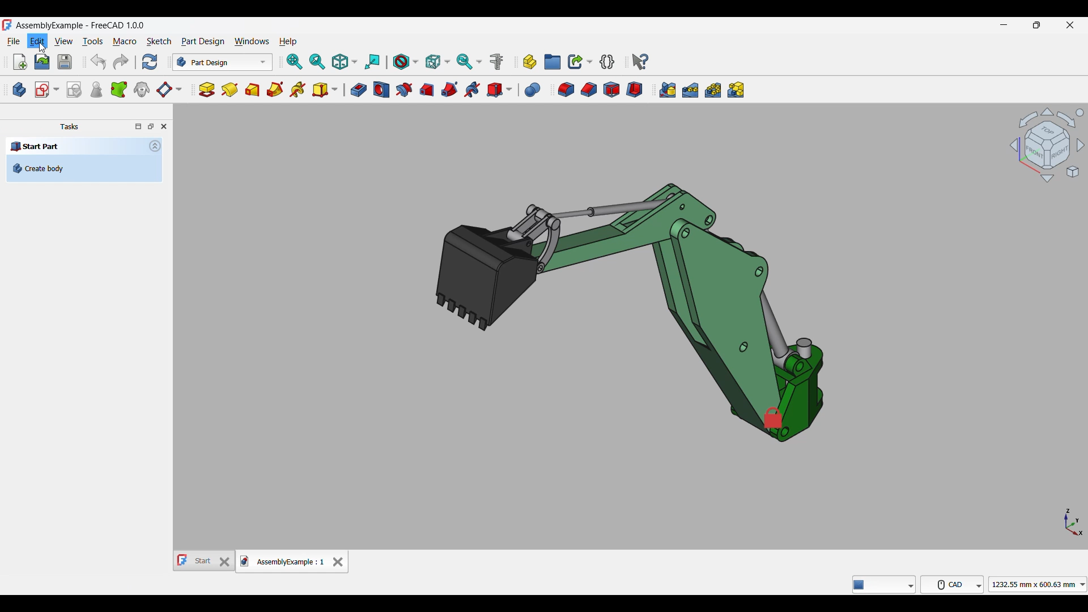  I want to click on Align to selection, so click(373, 62).